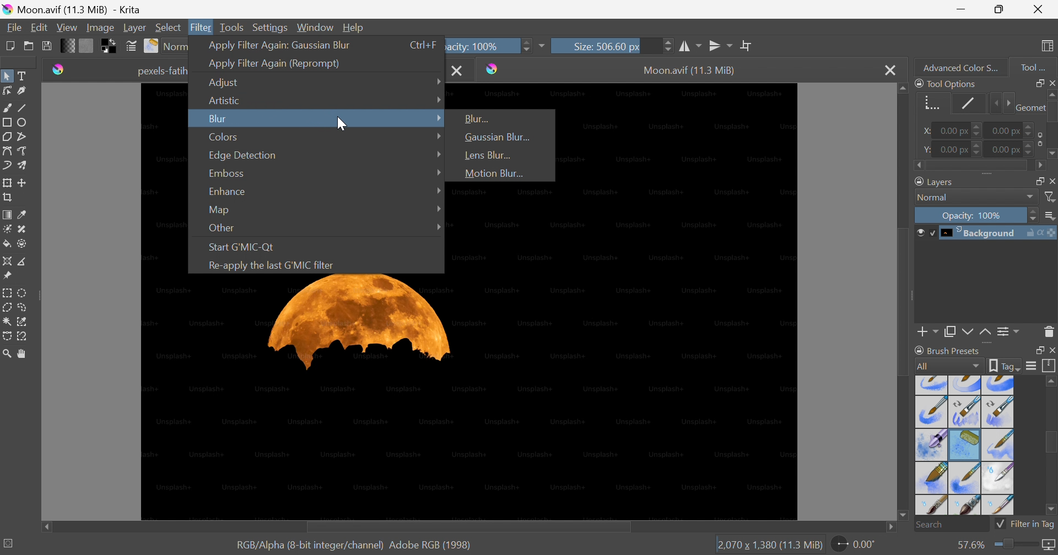 Image resolution: width=1058 pixels, height=555 pixels. What do you see at coordinates (7, 261) in the screenshot?
I see `Assistant tool` at bounding box center [7, 261].